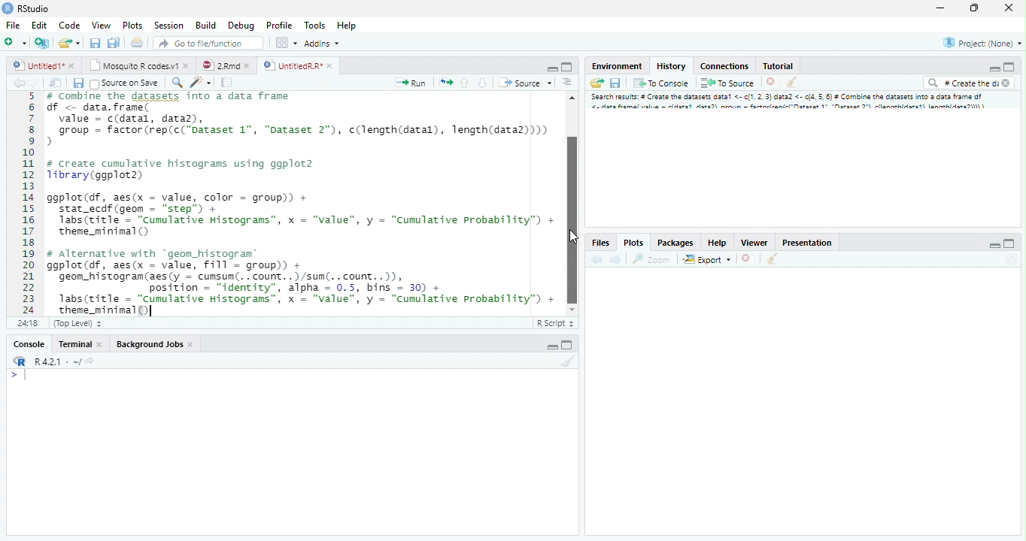  What do you see at coordinates (779, 66) in the screenshot?
I see `Tutorial` at bounding box center [779, 66].